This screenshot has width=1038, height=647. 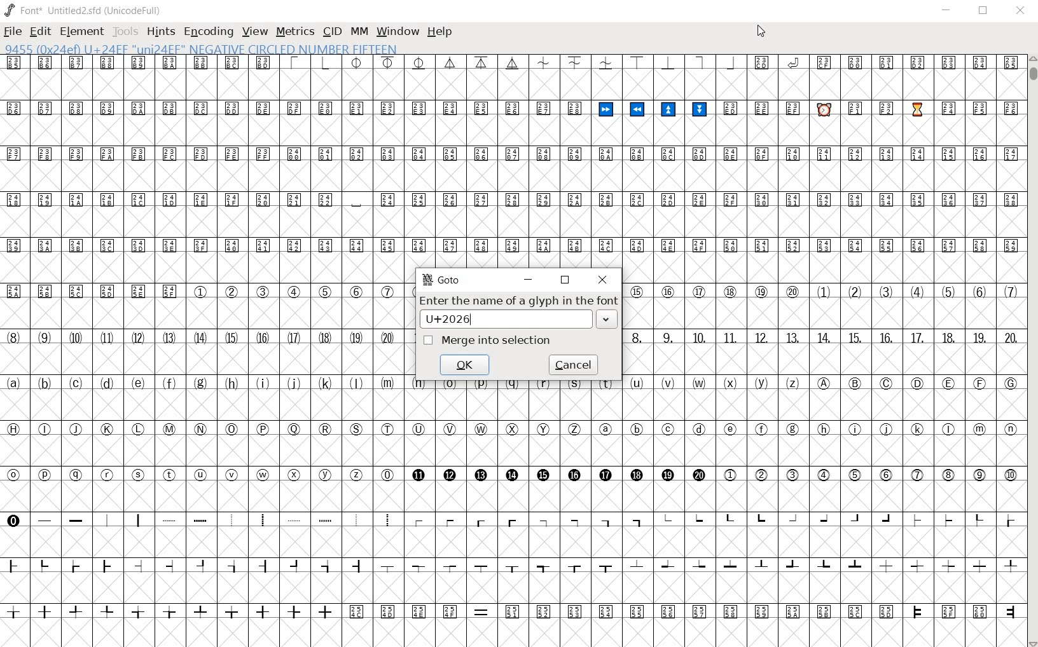 I want to click on Enter the name of a glyph in the font, so click(x=520, y=312).